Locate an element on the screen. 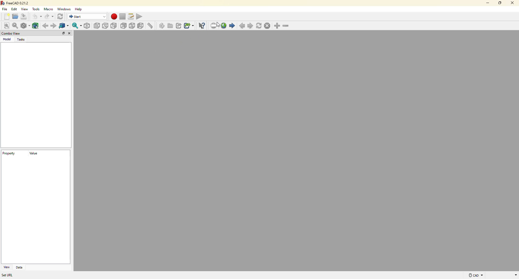 This screenshot has height=279, width=519. back is located at coordinates (45, 26).